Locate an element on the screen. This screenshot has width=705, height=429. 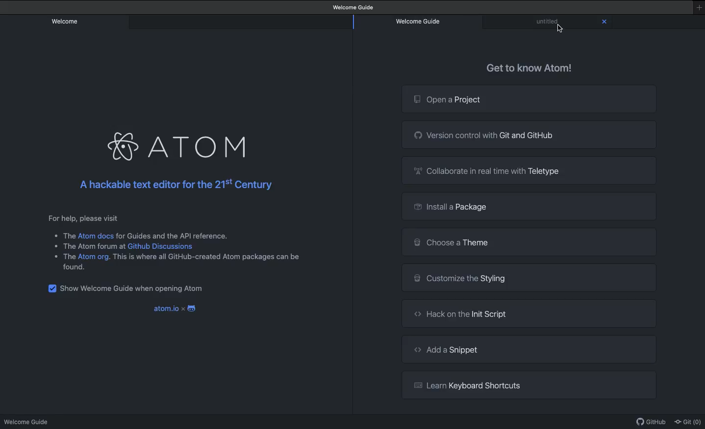
Learn keyboard shortcuts is located at coordinates (532, 384).